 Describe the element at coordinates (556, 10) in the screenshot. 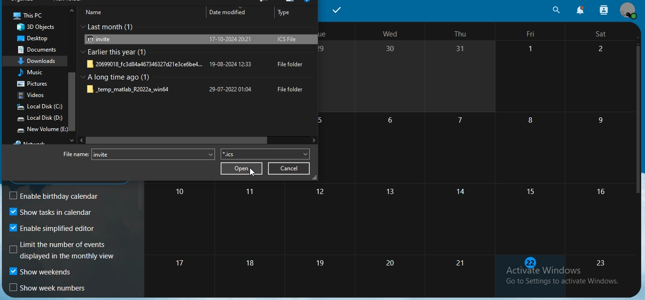

I see `search` at that location.